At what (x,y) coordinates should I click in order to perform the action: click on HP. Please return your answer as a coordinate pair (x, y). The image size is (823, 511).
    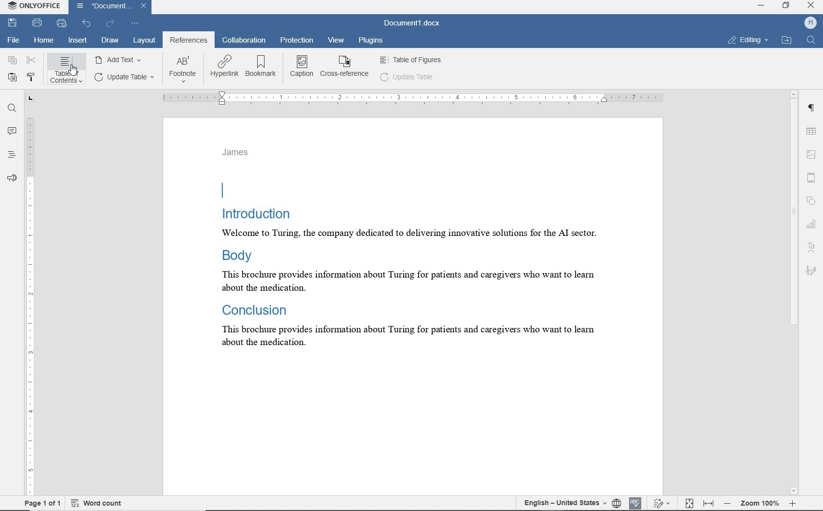
    Looking at the image, I should click on (810, 23).